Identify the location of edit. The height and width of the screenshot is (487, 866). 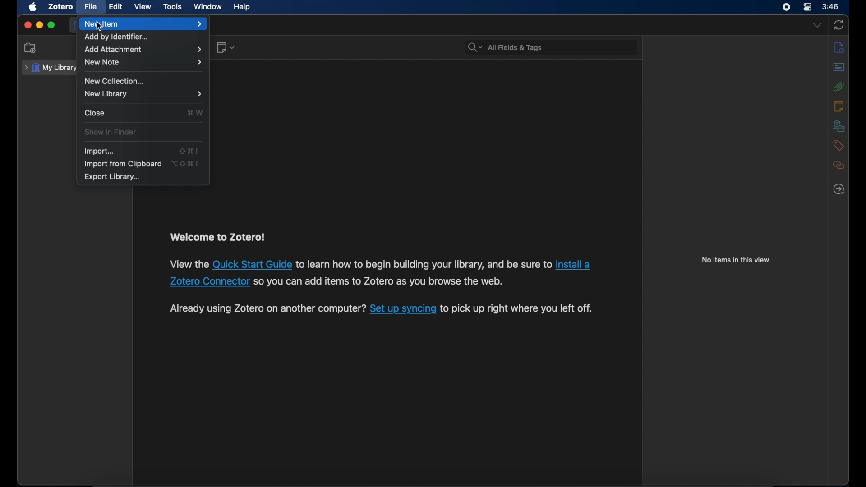
(115, 7).